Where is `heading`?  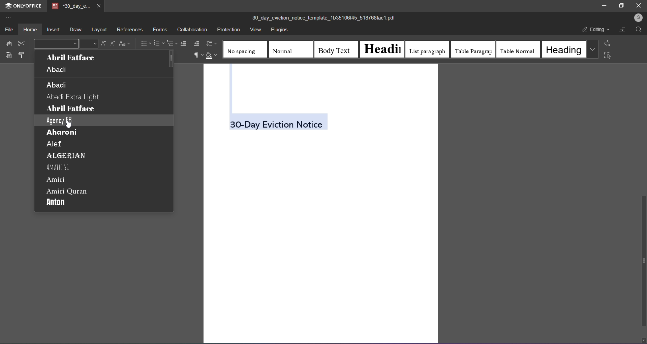 heading is located at coordinates (563, 49).